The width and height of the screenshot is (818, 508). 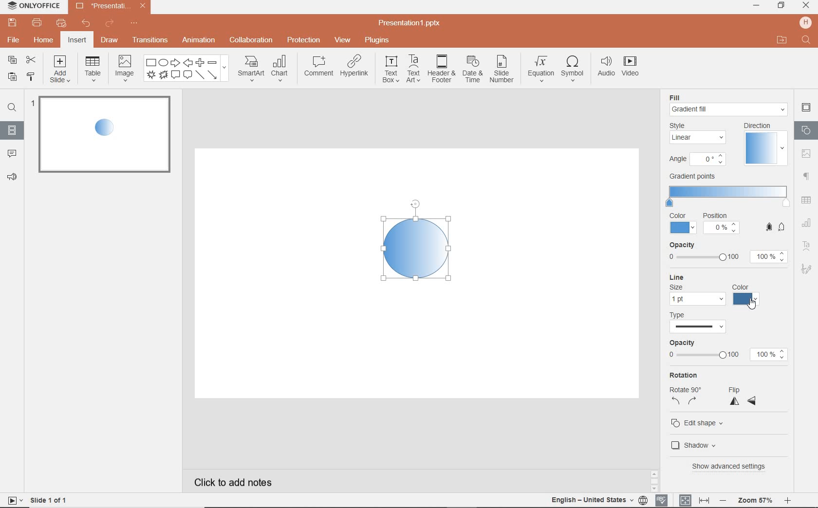 What do you see at coordinates (736, 402) in the screenshot?
I see `vertical` at bounding box center [736, 402].